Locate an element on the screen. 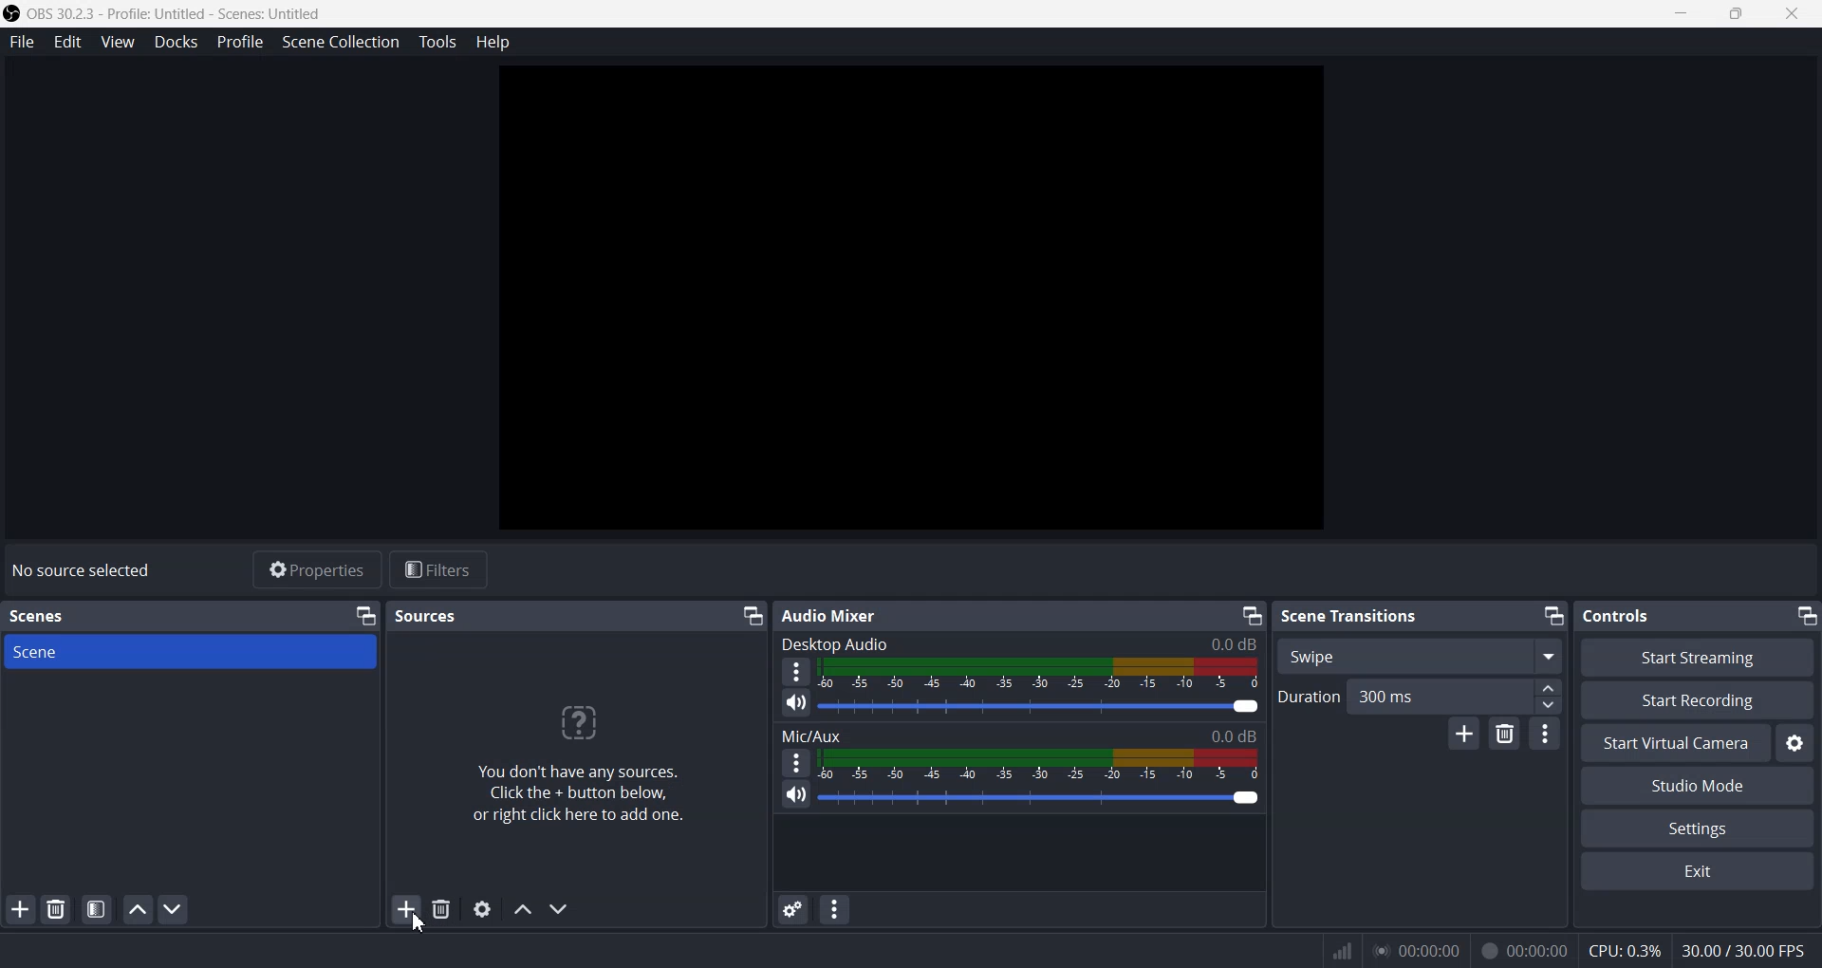  Start Streaming is located at coordinates (1699, 658).